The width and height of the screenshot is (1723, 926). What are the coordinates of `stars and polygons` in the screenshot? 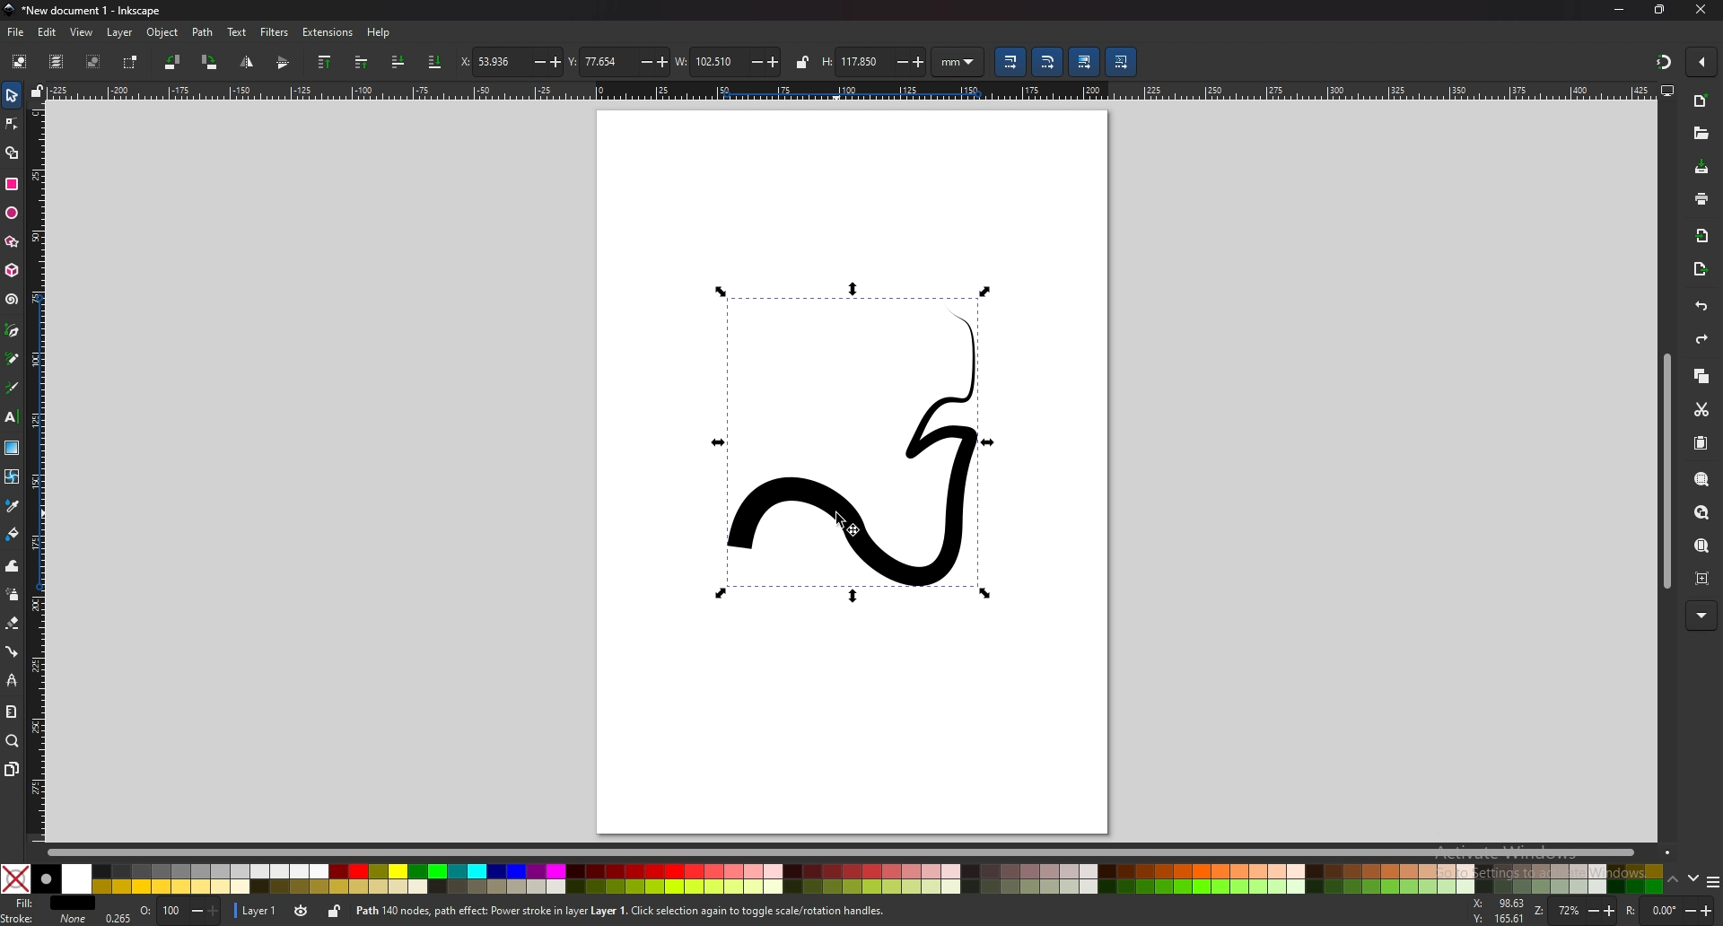 It's located at (12, 241).